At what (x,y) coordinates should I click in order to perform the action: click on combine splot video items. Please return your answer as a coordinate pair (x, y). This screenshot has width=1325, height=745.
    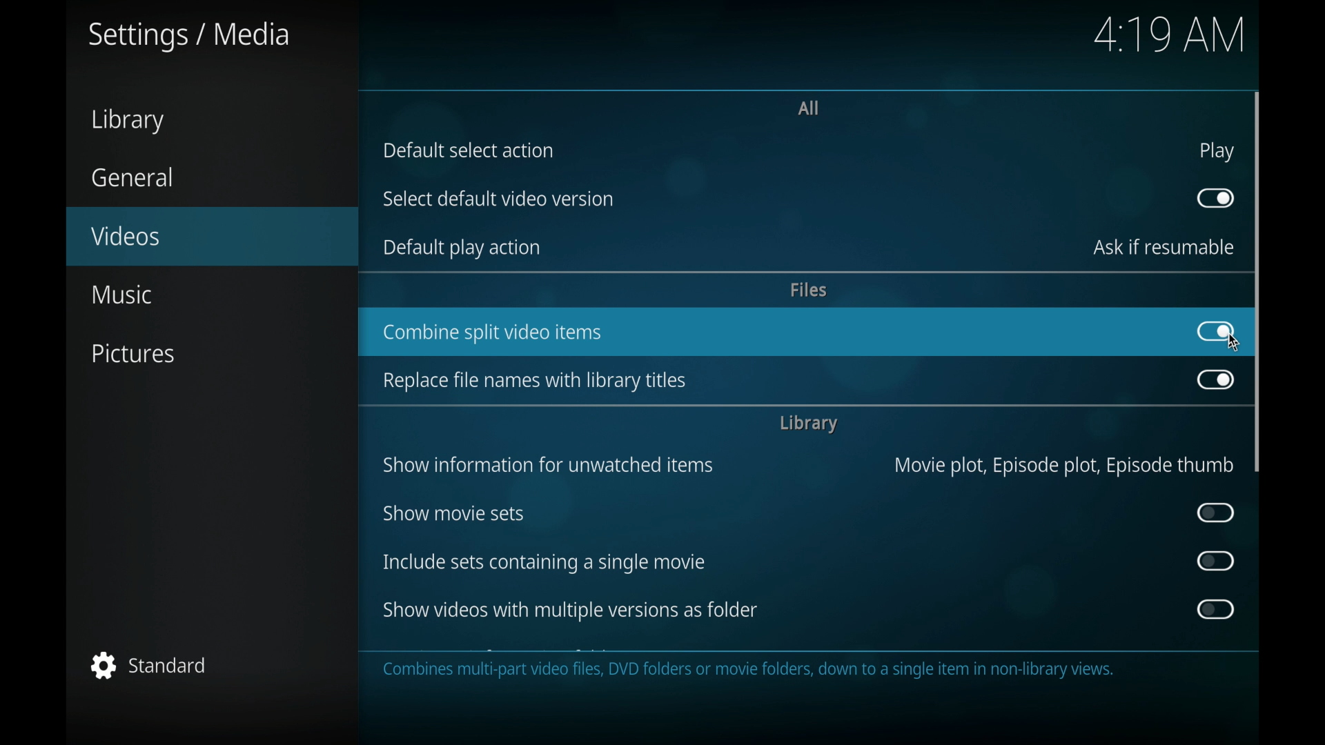
    Looking at the image, I should click on (492, 332).